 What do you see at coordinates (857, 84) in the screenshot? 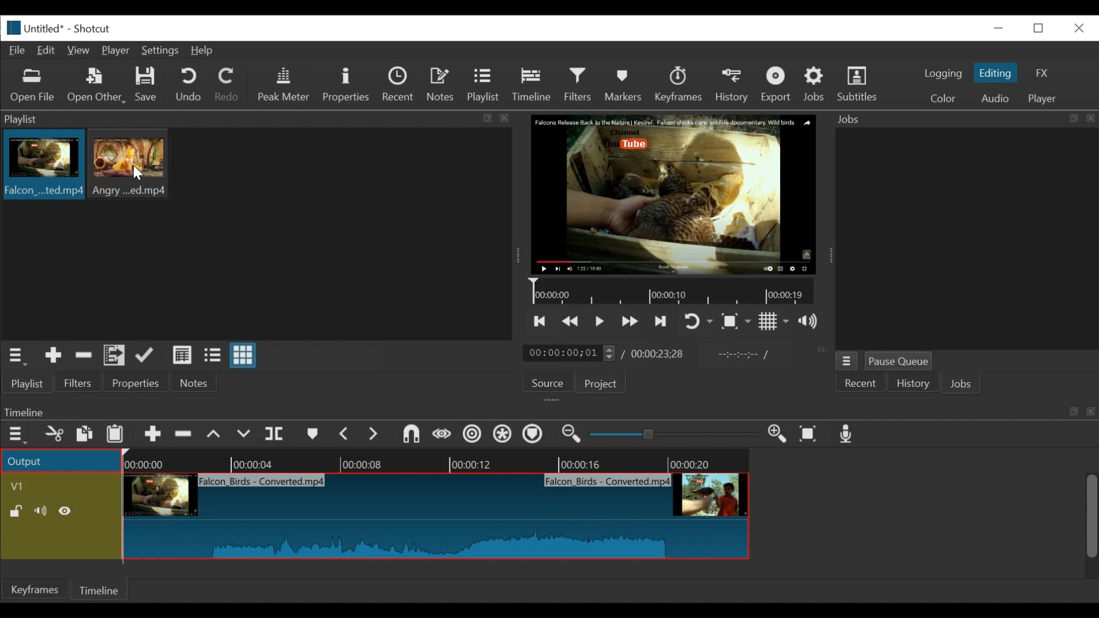
I see `Subtitles` at bounding box center [857, 84].